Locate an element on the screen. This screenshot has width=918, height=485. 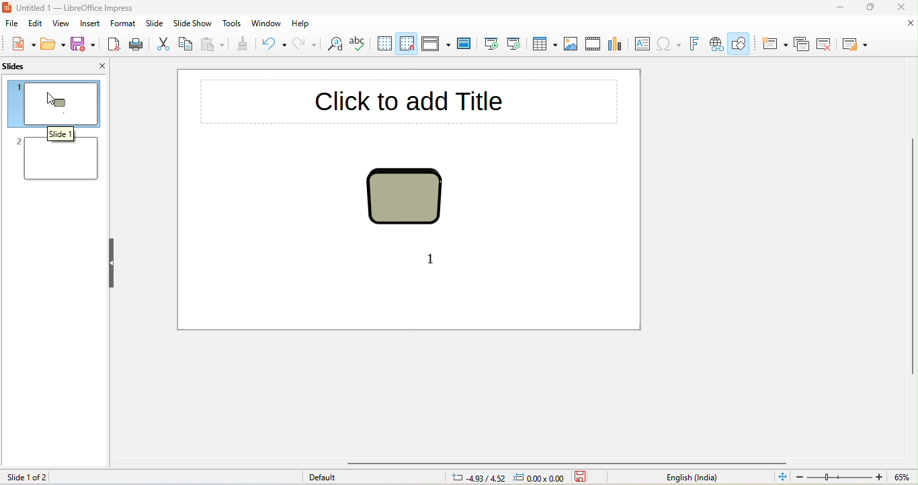
undo is located at coordinates (275, 45).